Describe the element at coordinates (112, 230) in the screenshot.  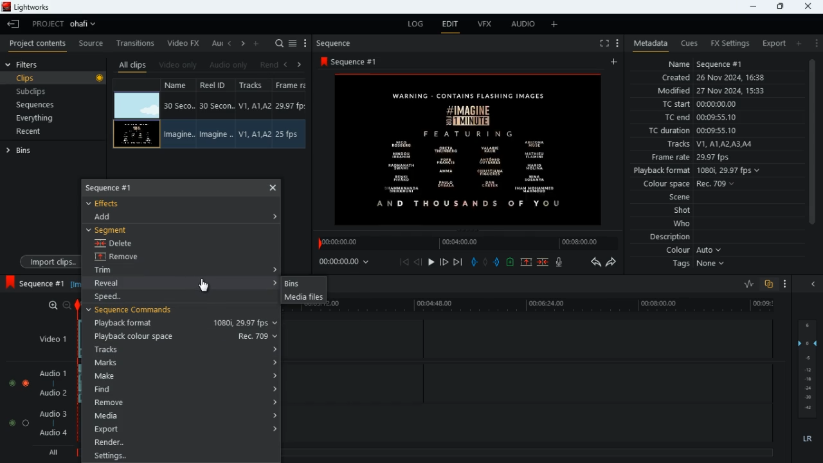
I see `segment` at that location.